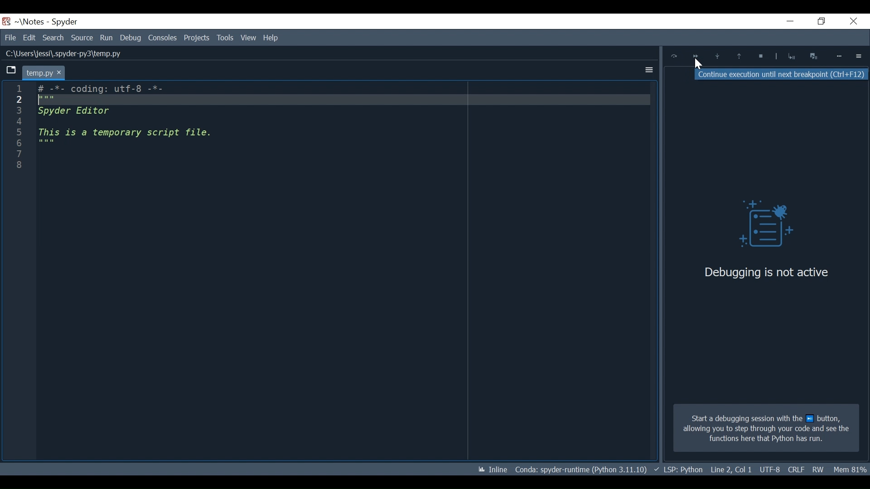 This screenshot has width=870, height=489. Describe the element at coordinates (647, 68) in the screenshot. I see `More Options` at that location.